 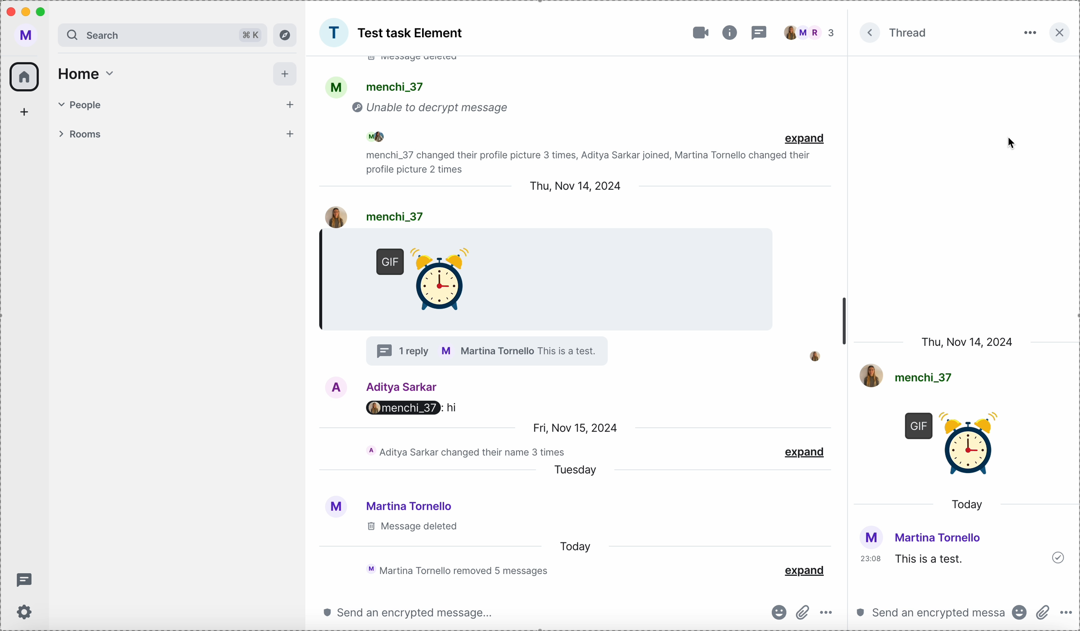 What do you see at coordinates (807, 450) in the screenshot?
I see `expand` at bounding box center [807, 450].